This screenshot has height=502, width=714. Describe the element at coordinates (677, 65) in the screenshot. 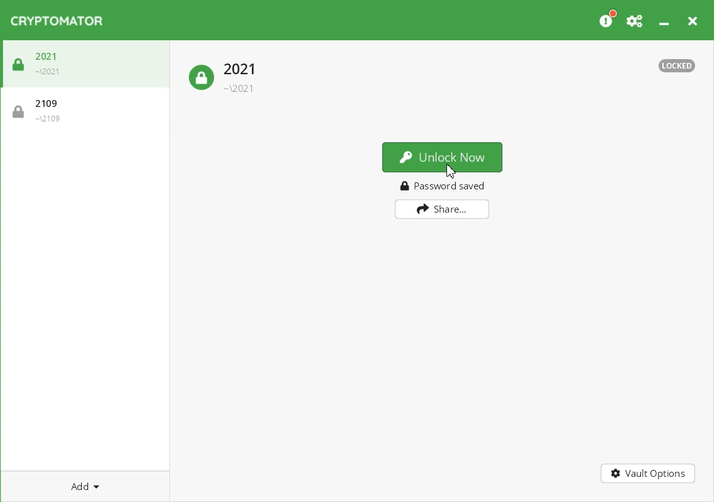

I see `Locked` at that location.